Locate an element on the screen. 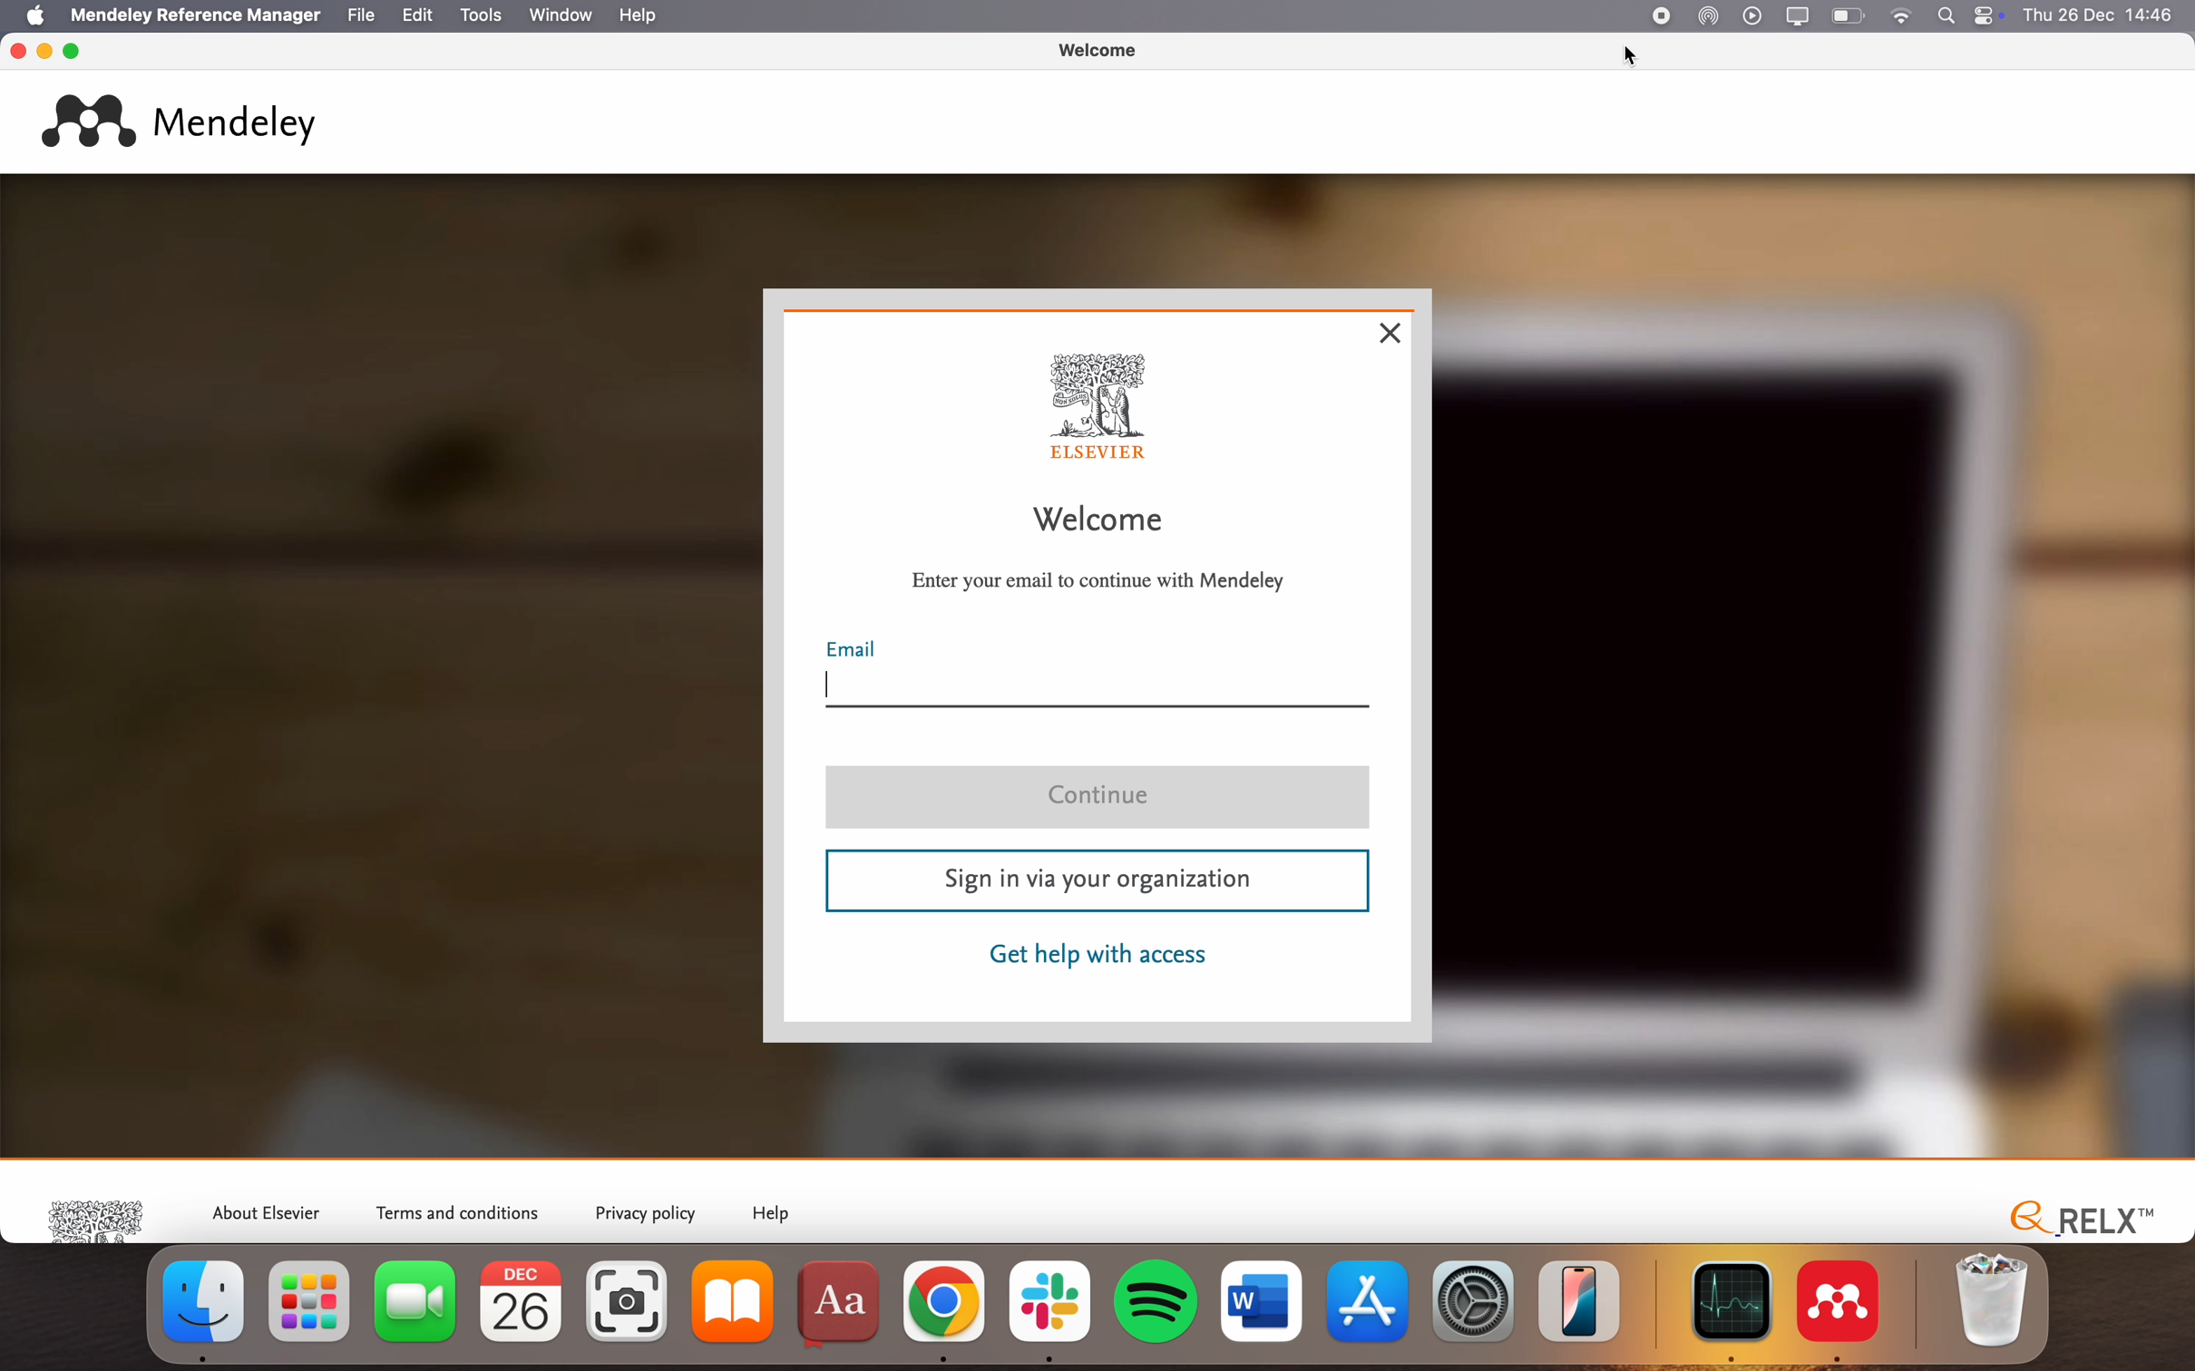  get help with access is located at coordinates (1099, 957).